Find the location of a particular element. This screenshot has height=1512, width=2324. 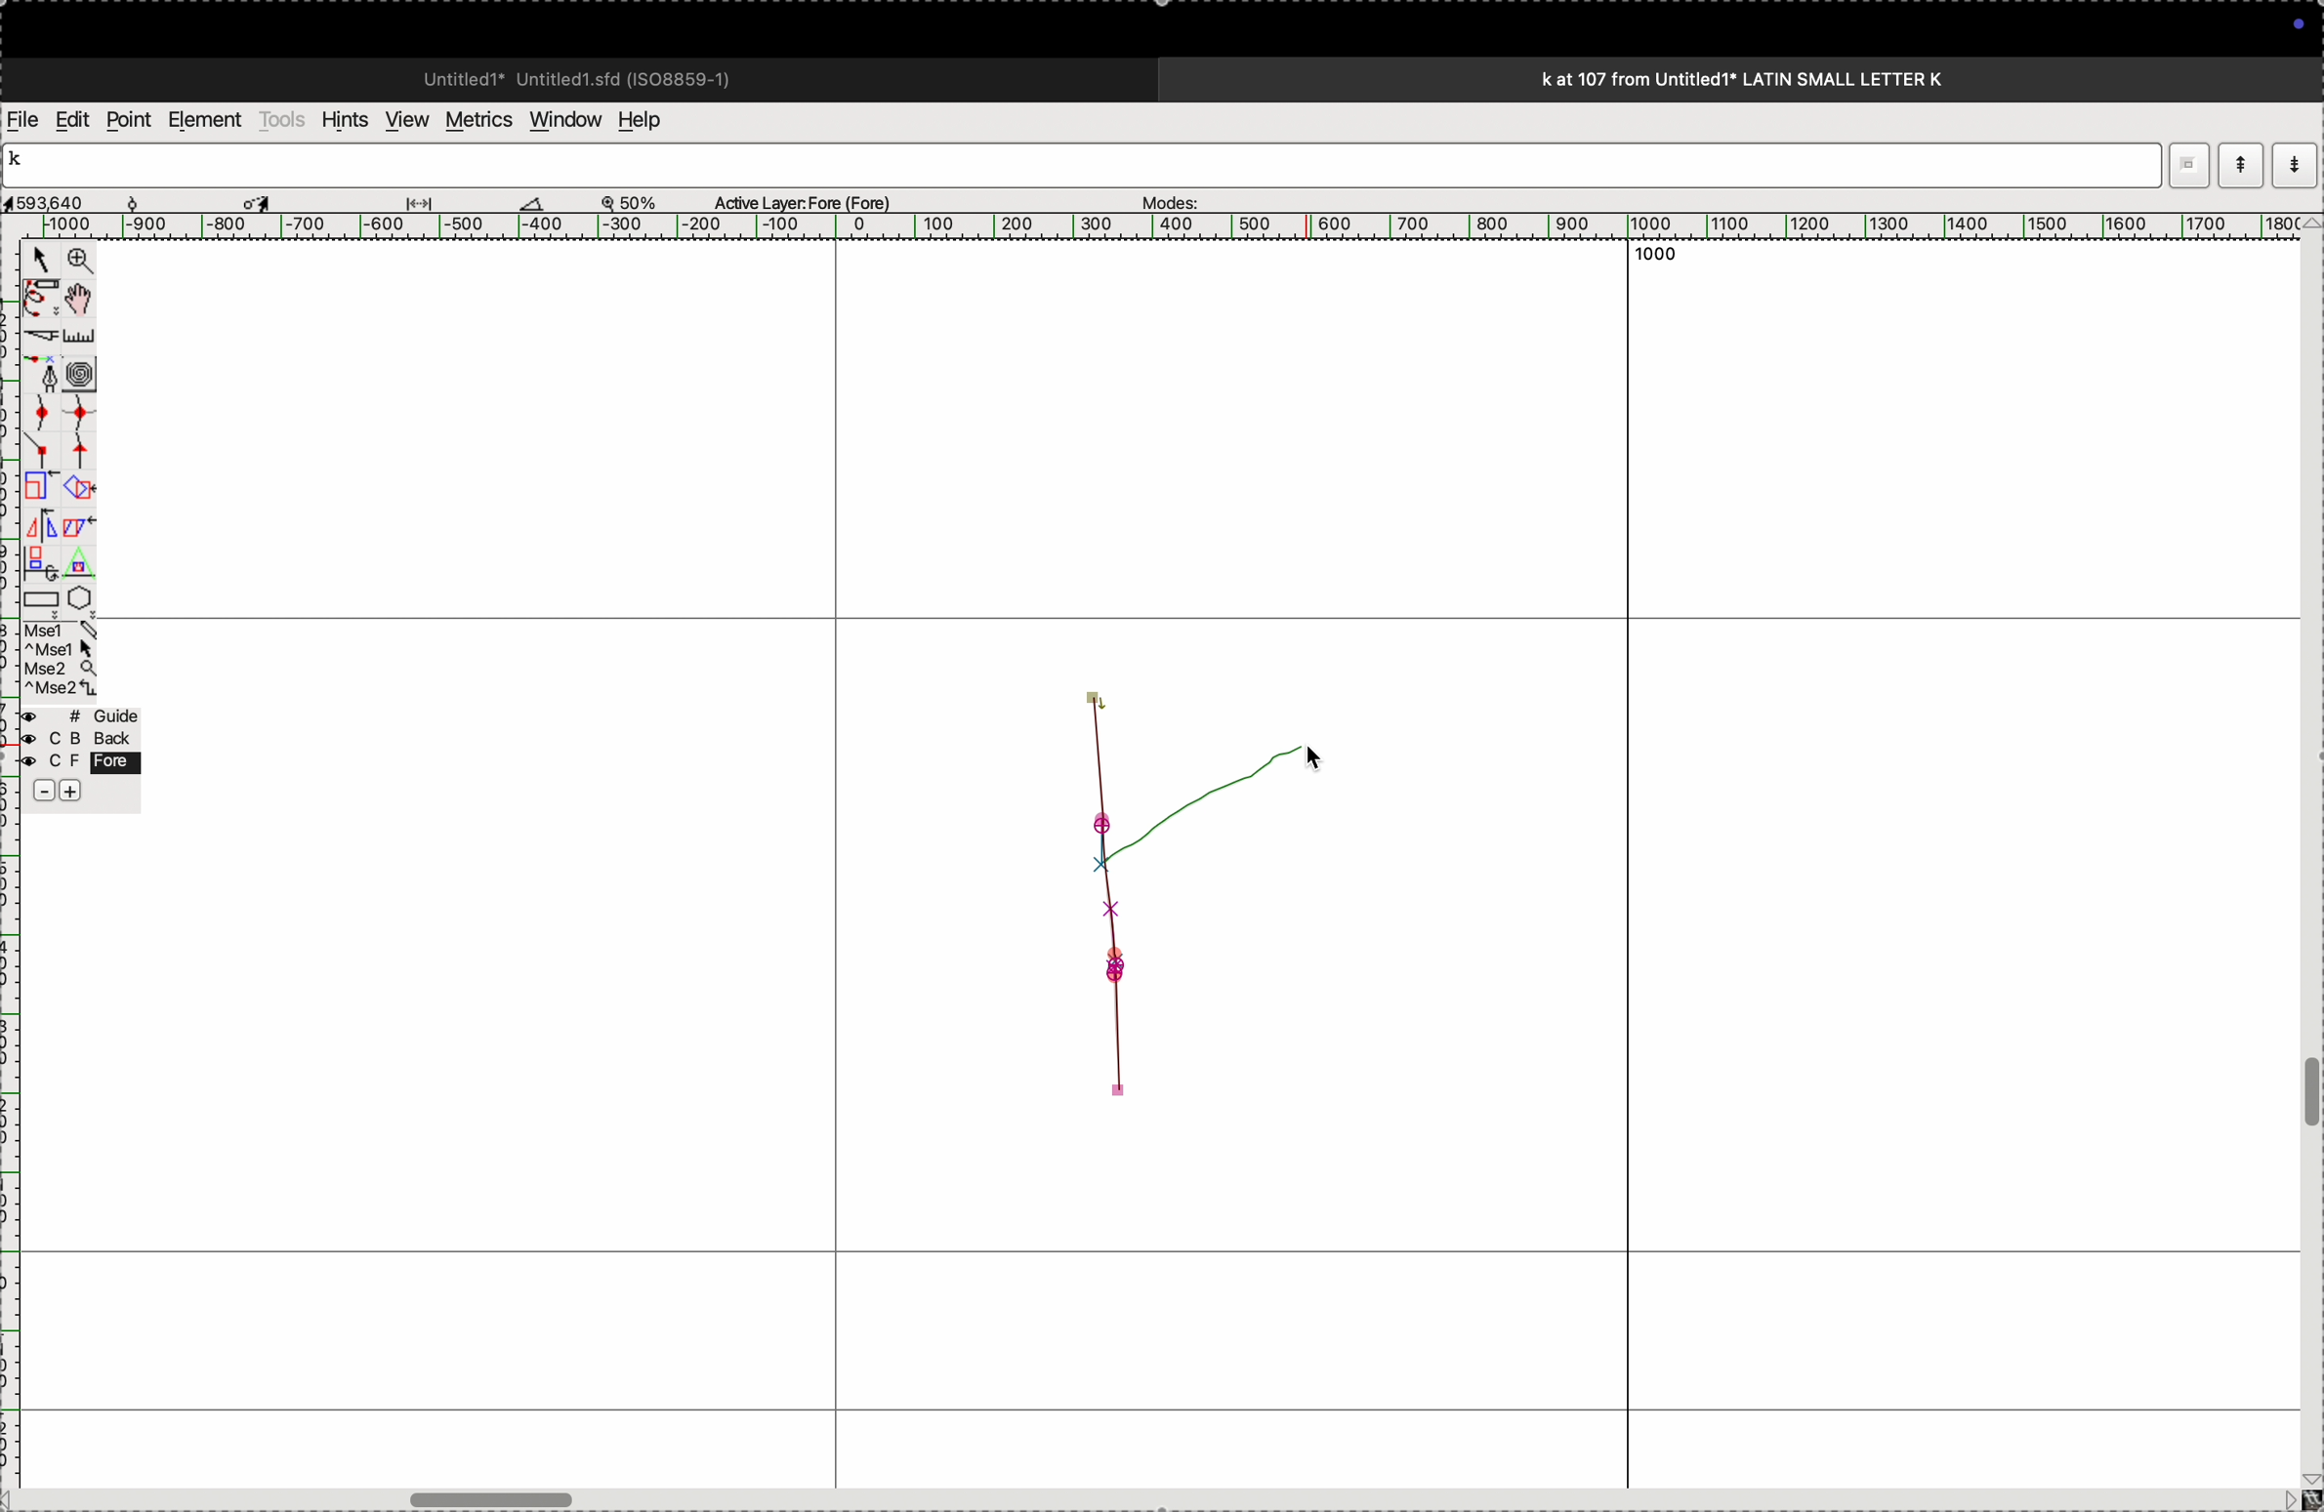

spline is located at coordinates (60, 429).